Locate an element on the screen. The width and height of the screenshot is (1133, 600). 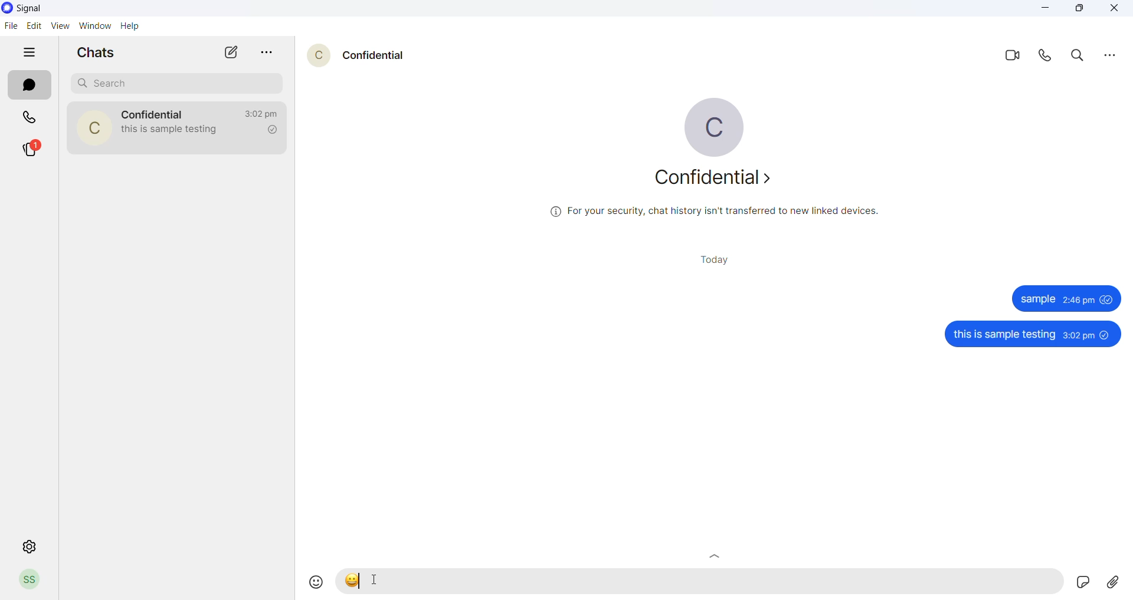
Scroll up is located at coordinates (716, 555).